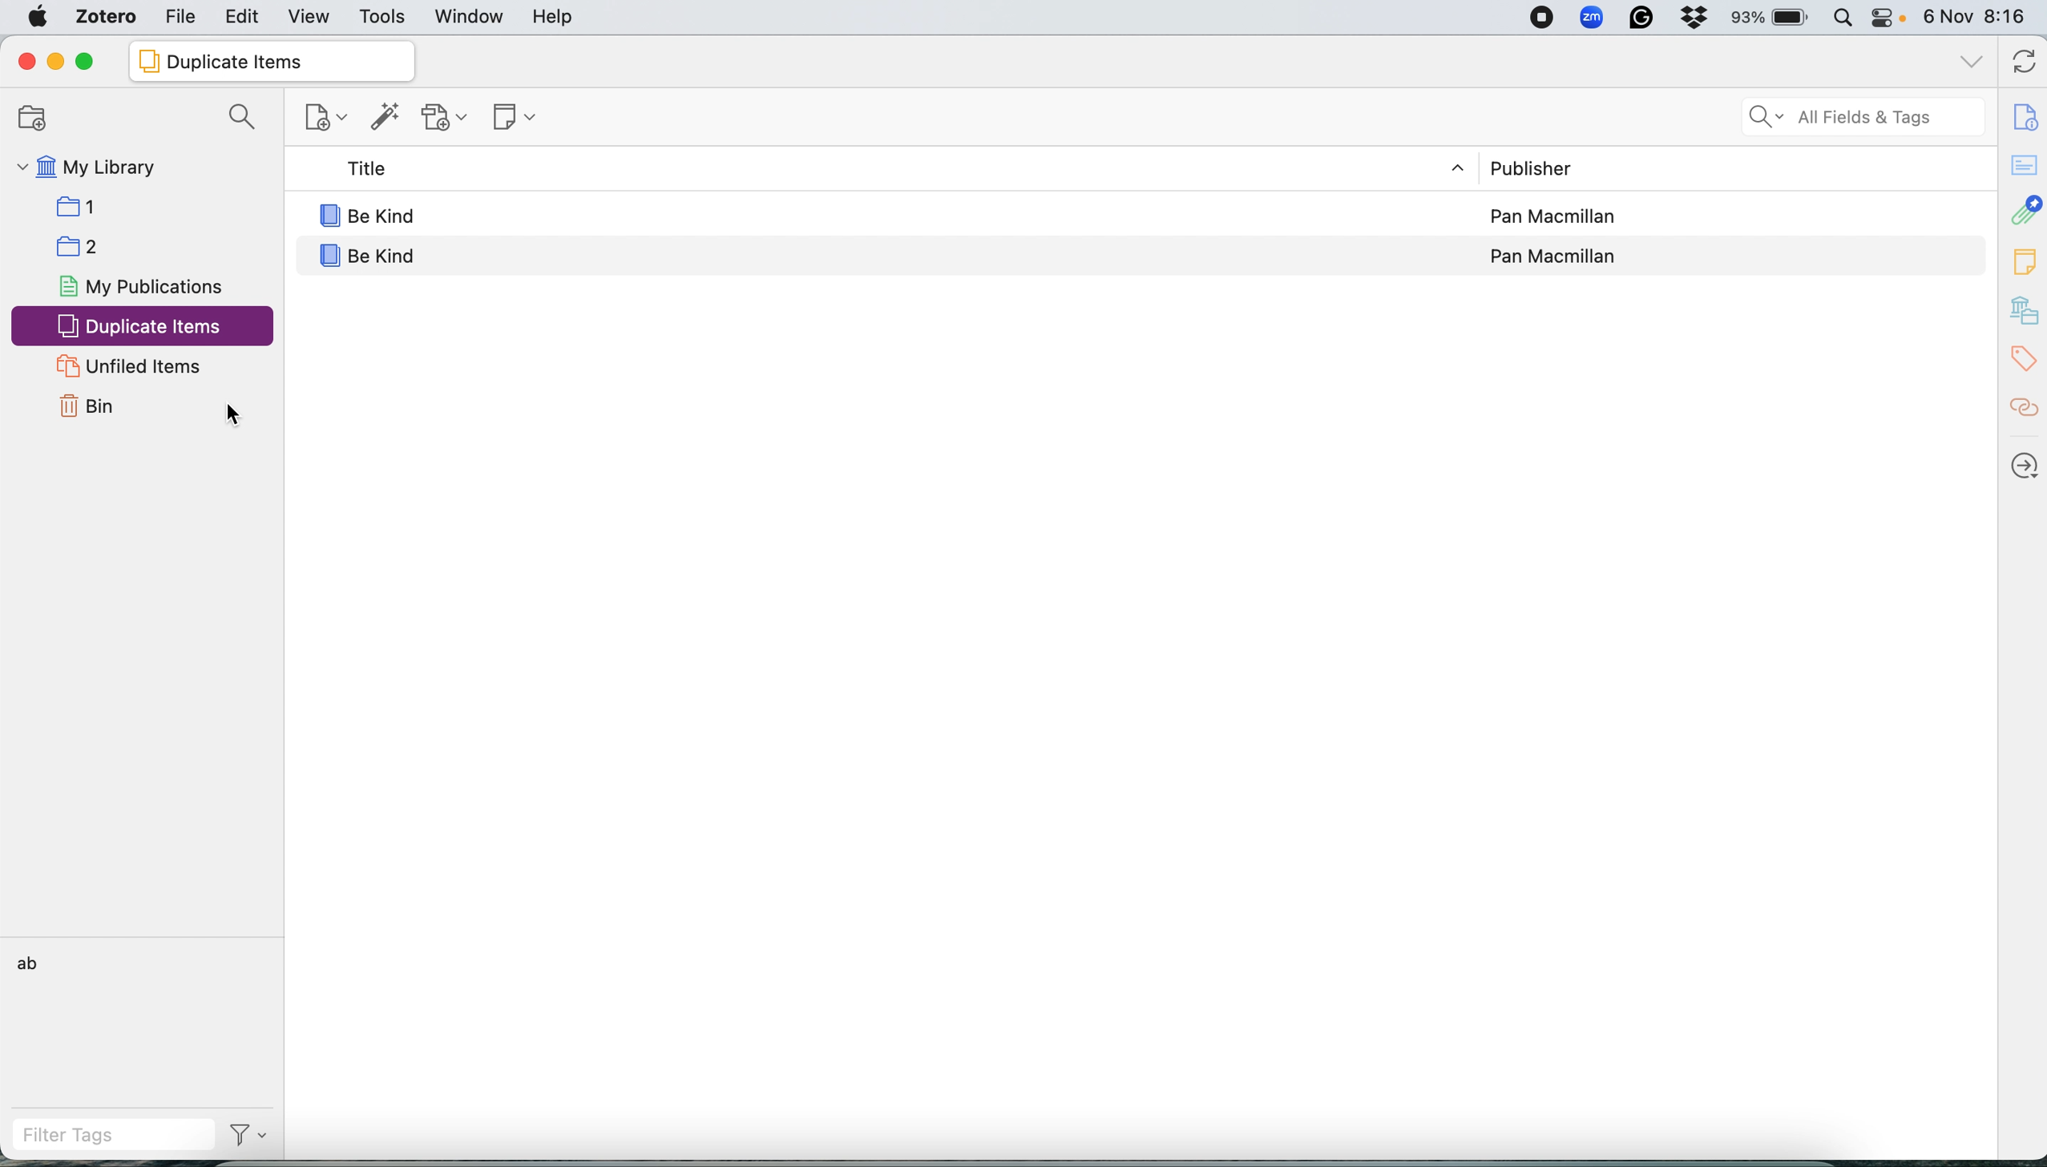 The image size is (2047, 1167). What do you see at coordinates (384, 16) in the screenshot?
I see `tools` at bounding box center [384, 16].